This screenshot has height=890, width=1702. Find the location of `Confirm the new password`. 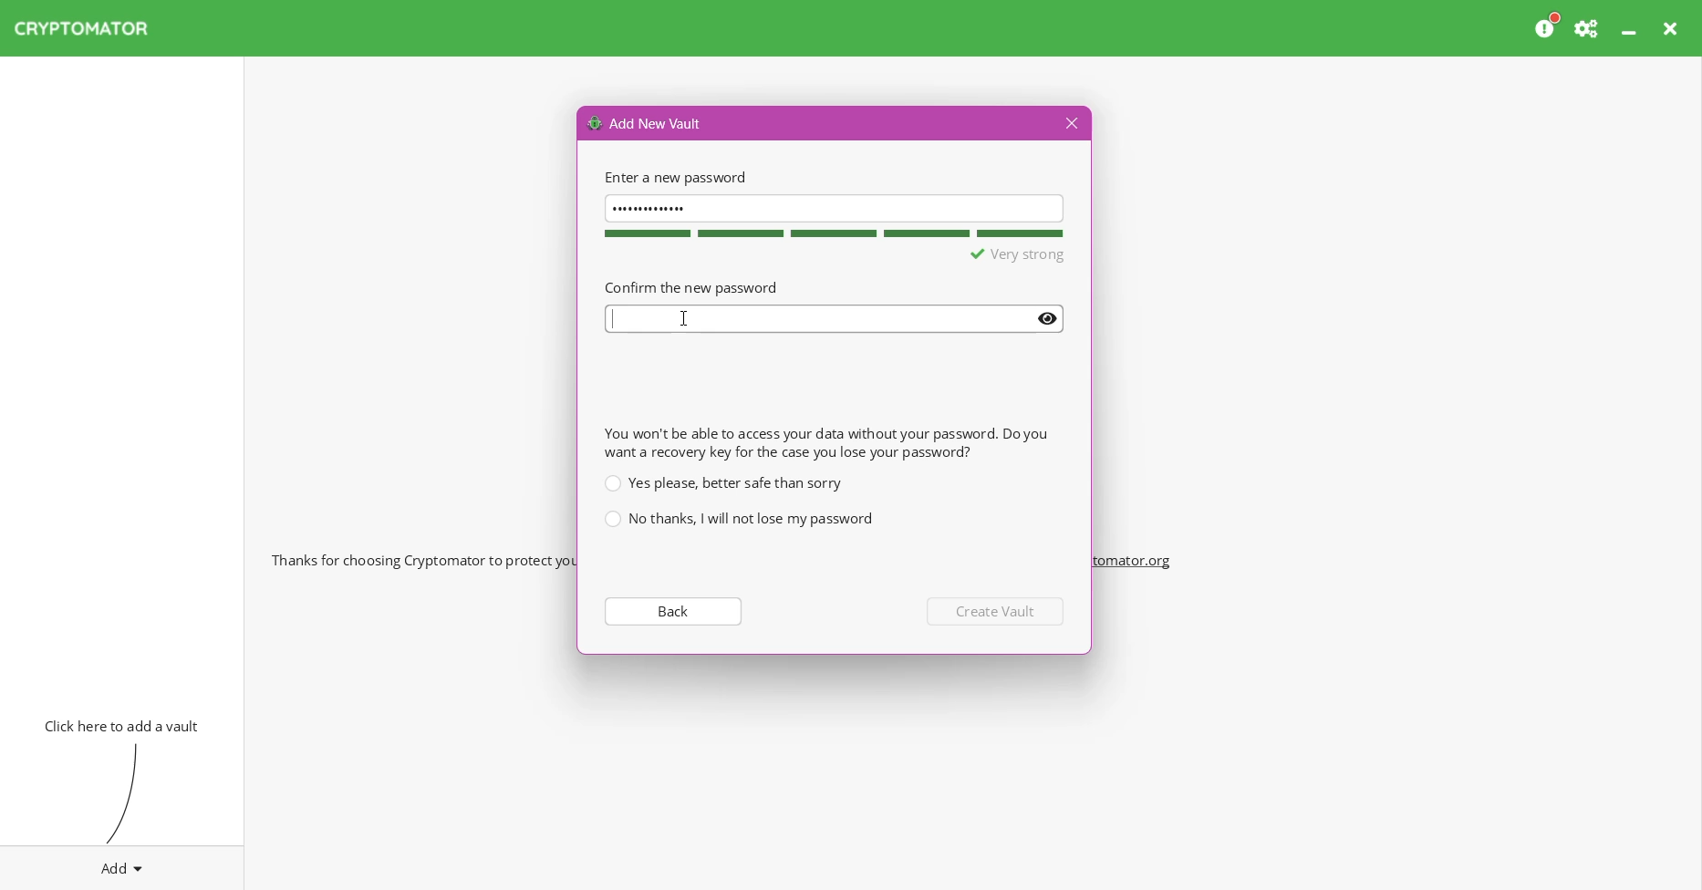

Confirm the new password is located at coordinates (690, 286).